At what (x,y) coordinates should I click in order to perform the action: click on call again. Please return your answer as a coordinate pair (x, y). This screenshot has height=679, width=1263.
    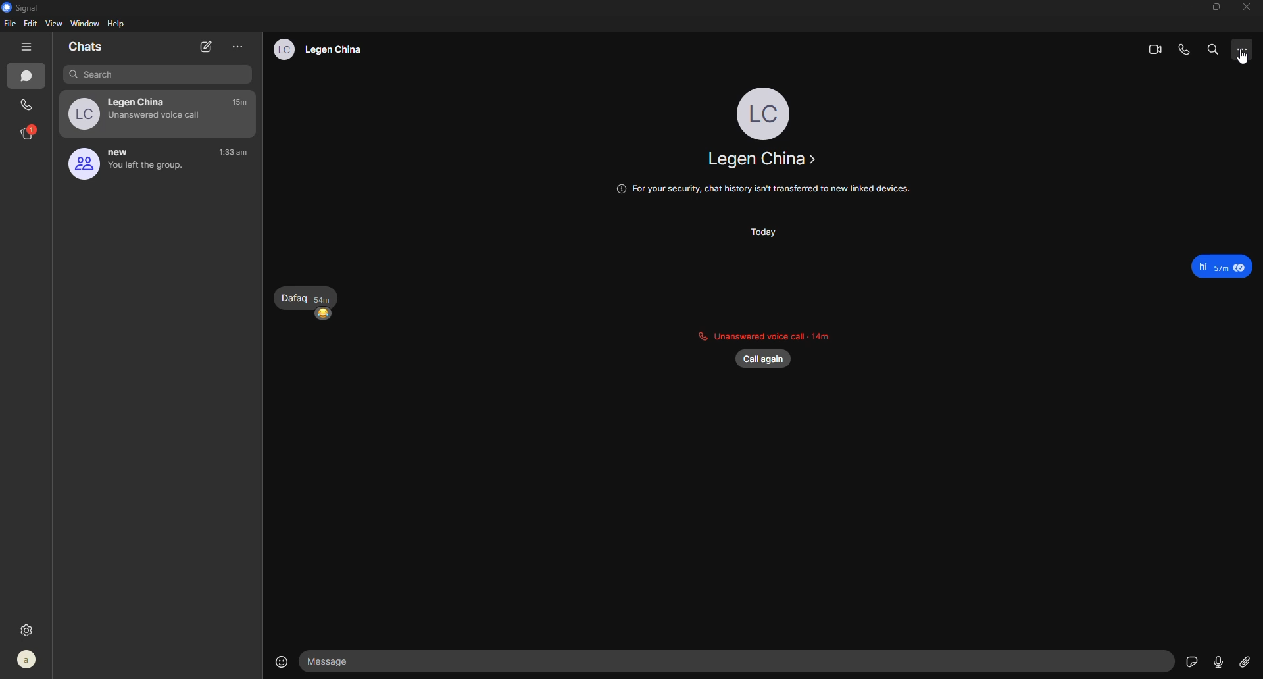
    Looking at the image, I should click on (768, 361).